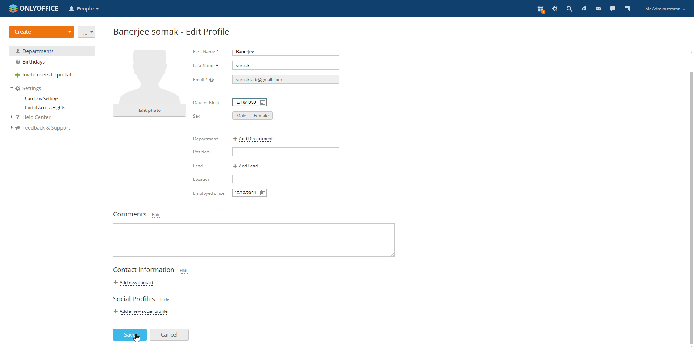 This screenshot has width=694, height=350. What do you see at coordinates (157, 215) in the screenshot?
I see `Hide` at bounding box center [157, 215].